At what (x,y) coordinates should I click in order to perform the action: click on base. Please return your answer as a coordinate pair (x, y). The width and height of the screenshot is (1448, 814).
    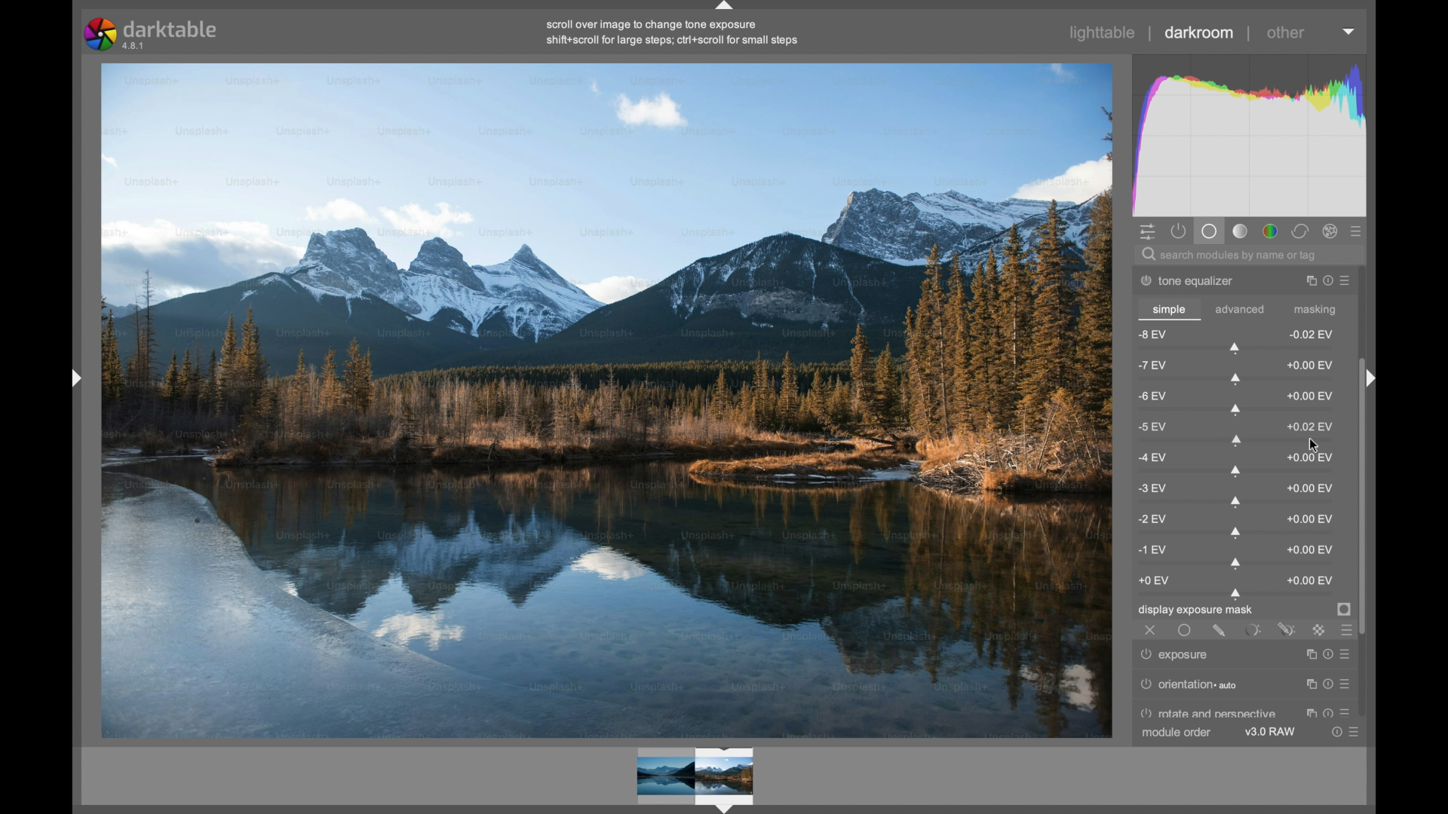
    Looking at the image, I should click on (1210, 232).